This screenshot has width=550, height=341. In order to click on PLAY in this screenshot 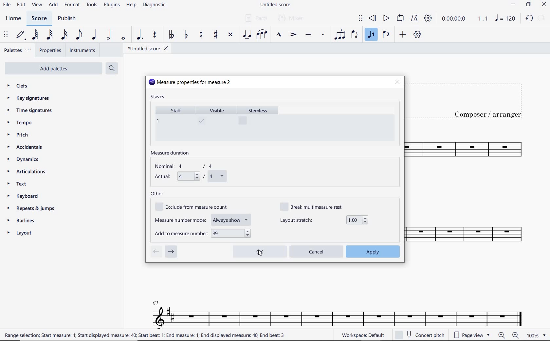, I will do `click(385, 19)`.